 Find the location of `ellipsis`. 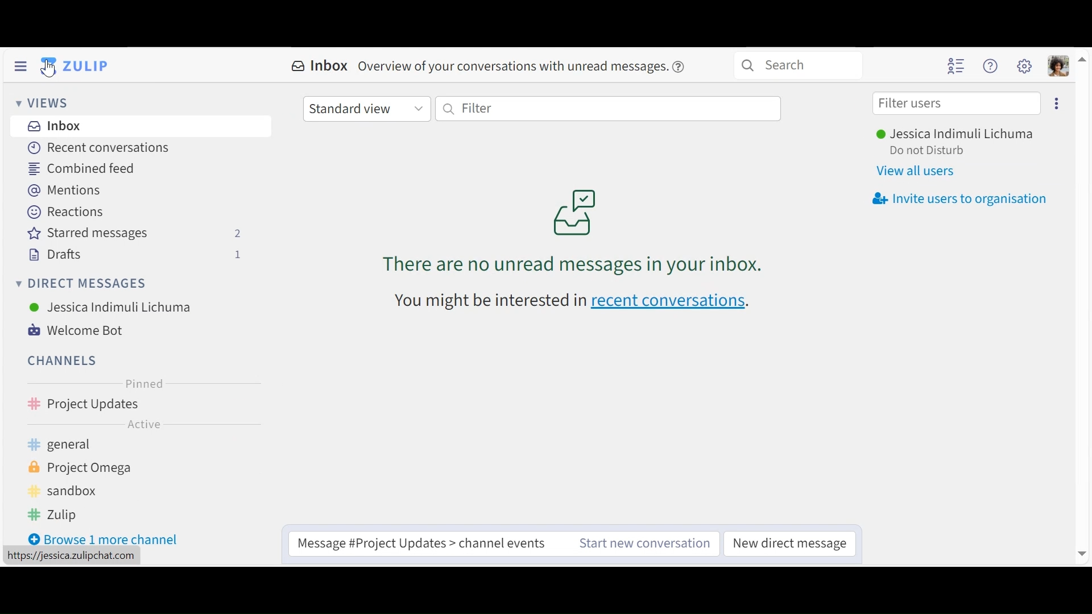

ellipsis is located at coordinates (260, 404).